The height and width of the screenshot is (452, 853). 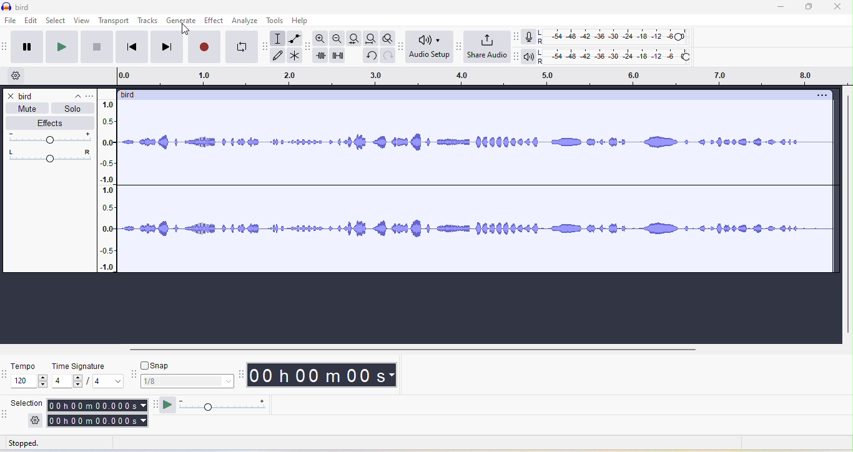 I want to click on close, so click(x=839, y=7).